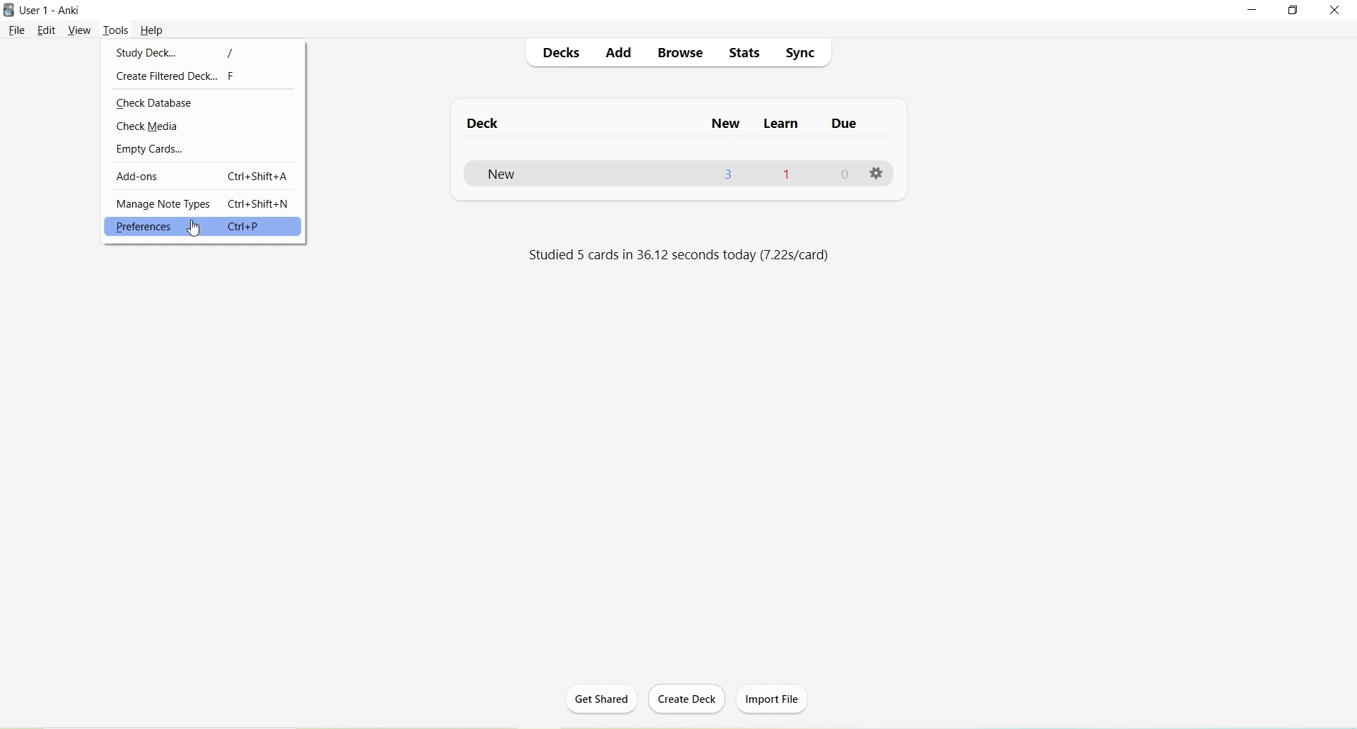 The height and width of the screenshot is (729, 1357). I want to click on Logo, so click(11, 11).